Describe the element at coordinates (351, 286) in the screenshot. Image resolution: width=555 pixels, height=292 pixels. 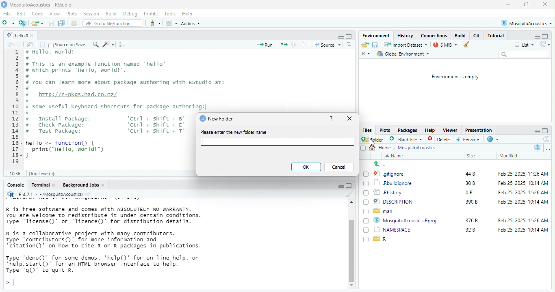
I see `scroll down` at that location.